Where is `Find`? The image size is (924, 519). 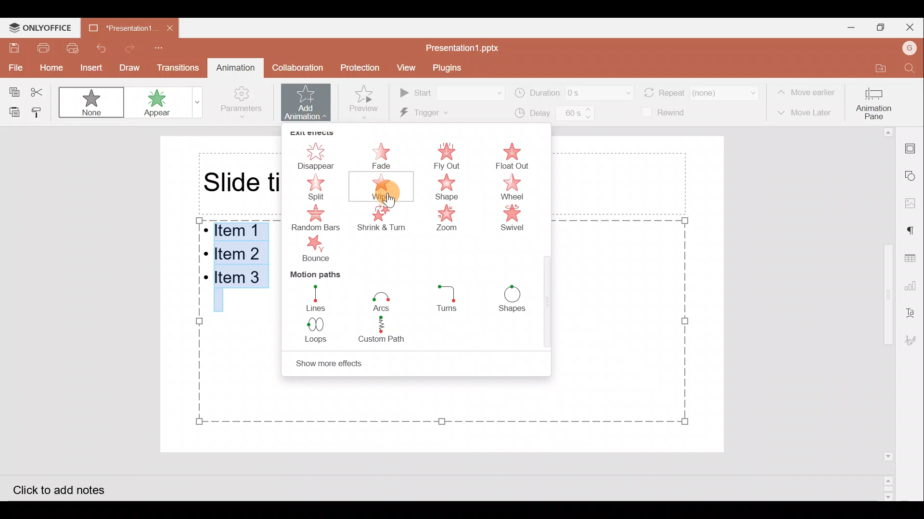
Find is located at coordinates (909, 66).